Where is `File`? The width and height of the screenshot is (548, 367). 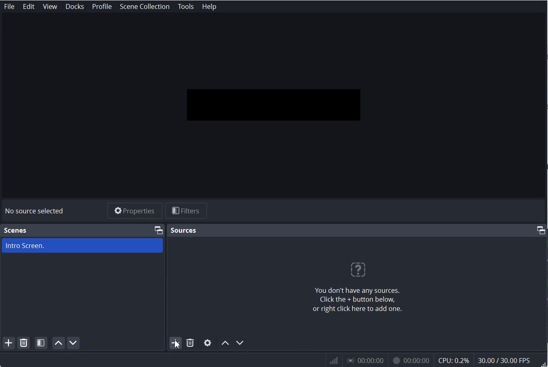 File is located at coordinates (9, 6).